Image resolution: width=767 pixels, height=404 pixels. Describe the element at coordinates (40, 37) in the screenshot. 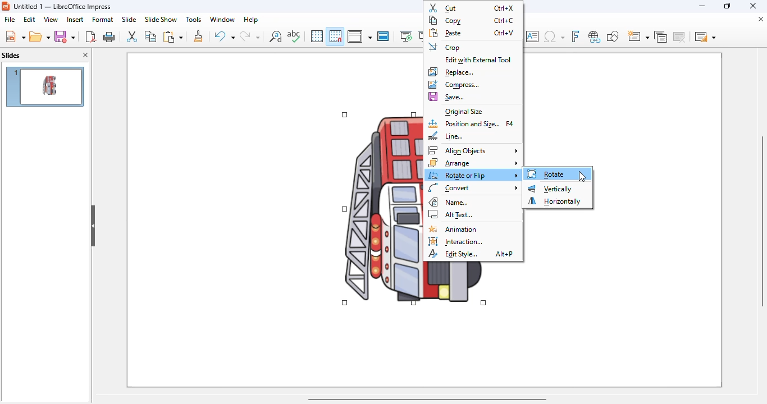

I see `open` at that location.